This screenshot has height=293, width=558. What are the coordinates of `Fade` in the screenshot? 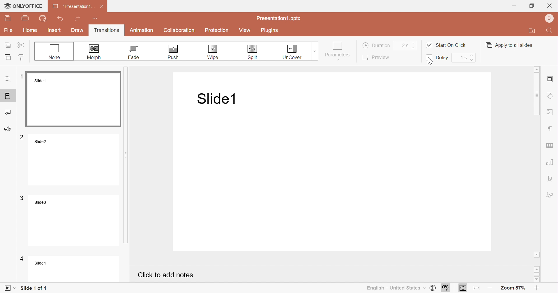 It's located at (134, 52).